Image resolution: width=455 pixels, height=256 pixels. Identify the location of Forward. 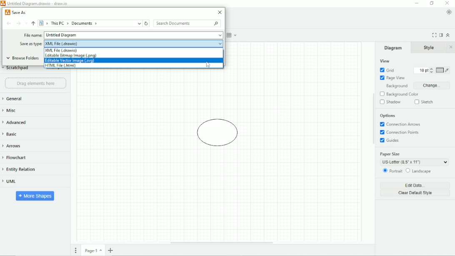
(18, 24).